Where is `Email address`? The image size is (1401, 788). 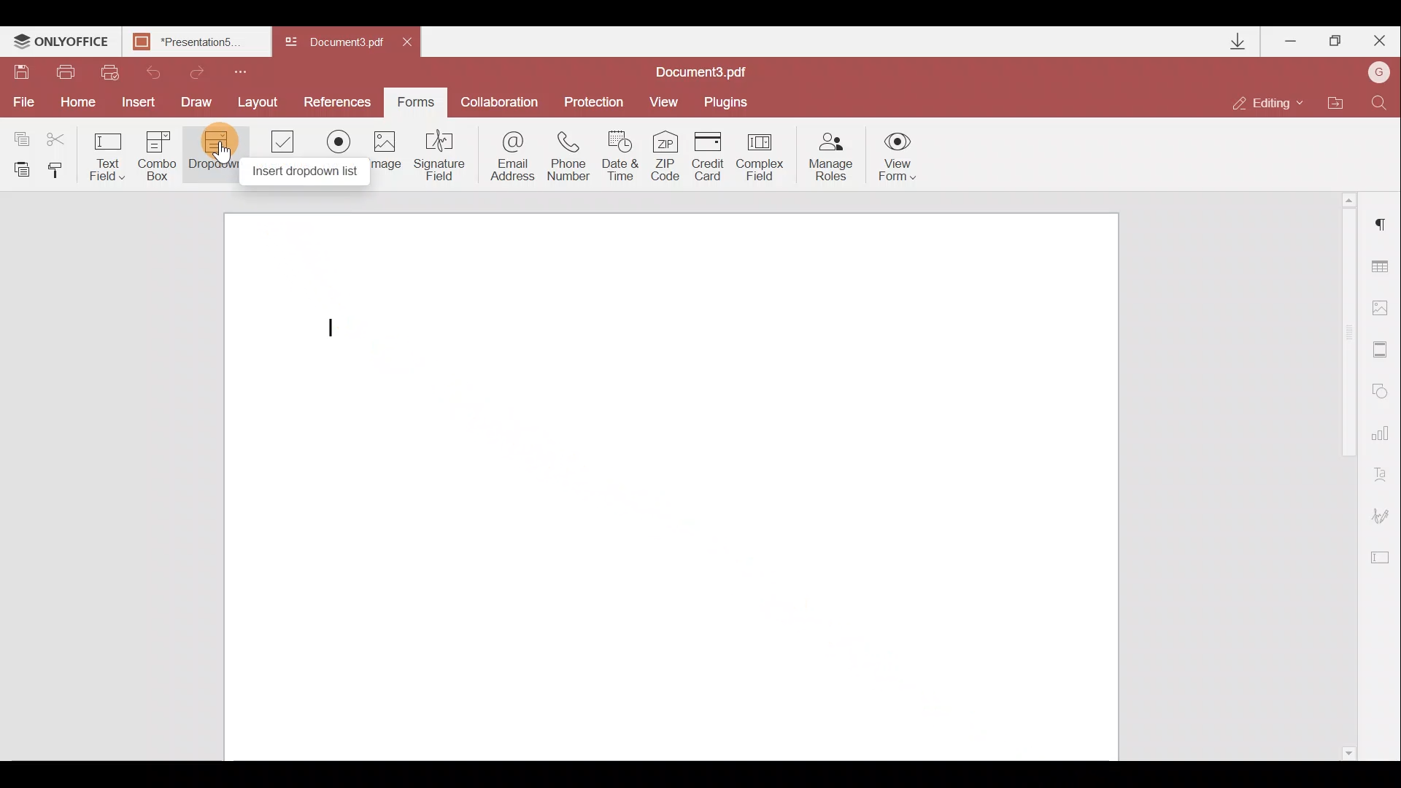
Email address is located at coordinates (513, 158).